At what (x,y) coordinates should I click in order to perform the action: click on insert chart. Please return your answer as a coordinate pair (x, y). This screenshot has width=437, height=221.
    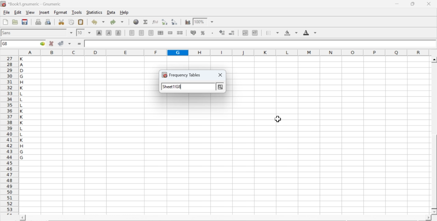
    Looking at the image, I should click on (188, 21).